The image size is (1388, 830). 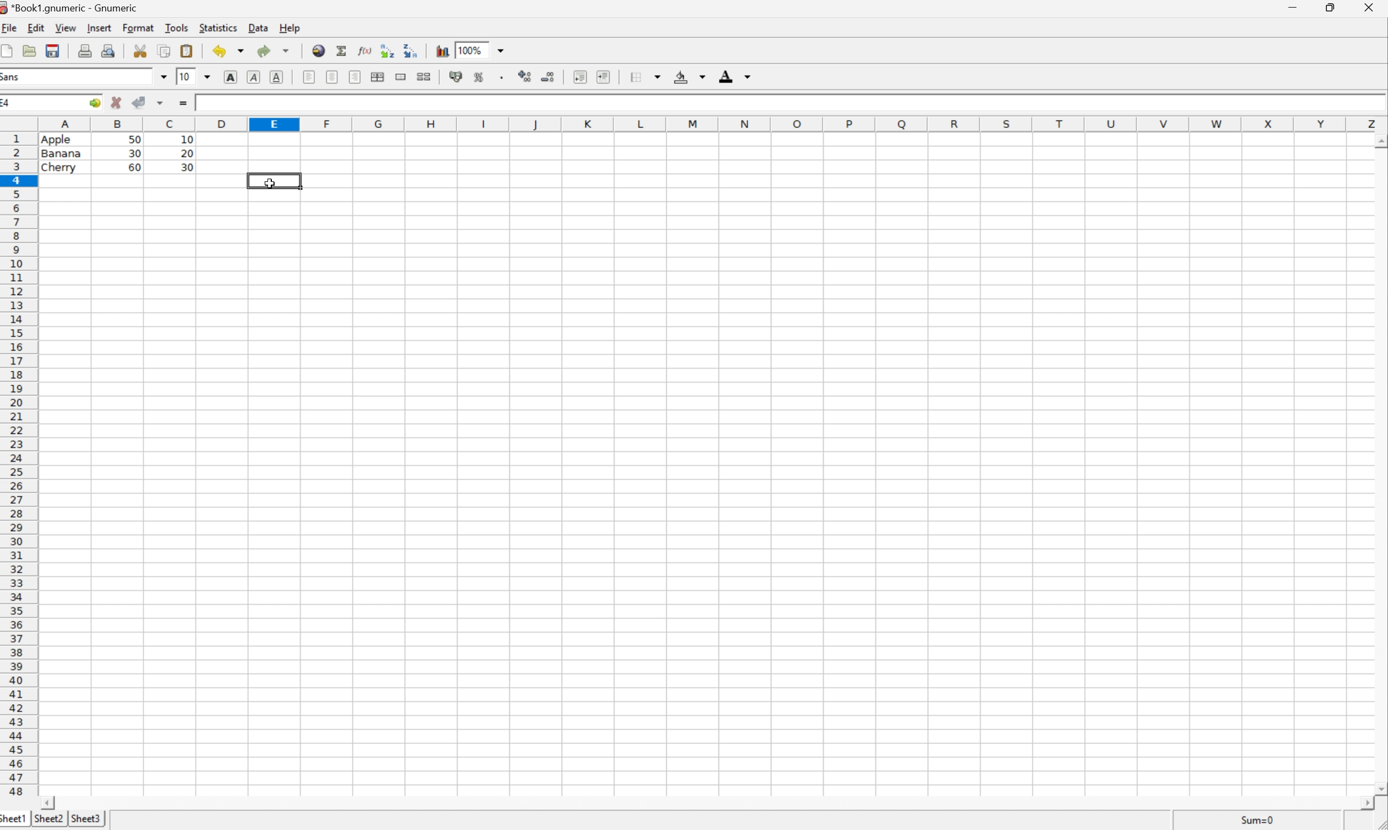 What do you see at coordinates (425, 77) in the screenshot?
I see `split merged ranges of cells` at bounding box center [425, 77].